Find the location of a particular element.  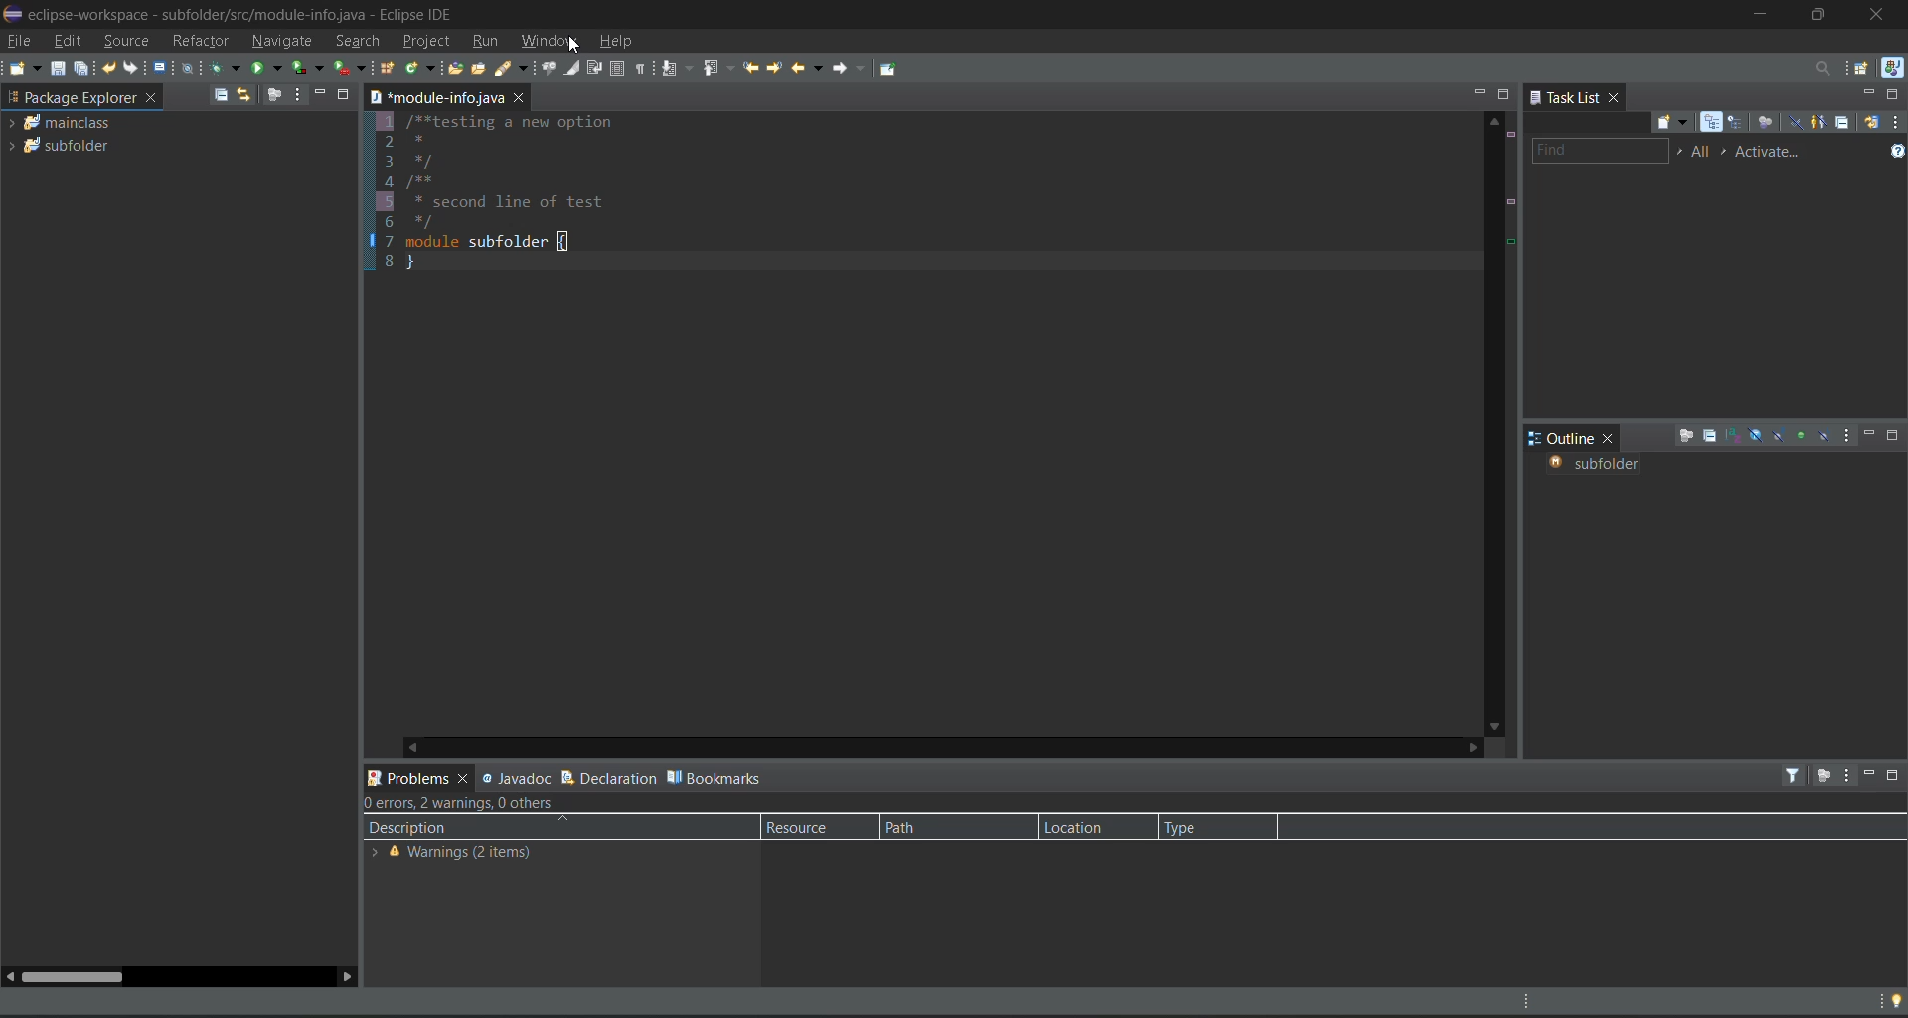

information is located at coordinates (470, 854).